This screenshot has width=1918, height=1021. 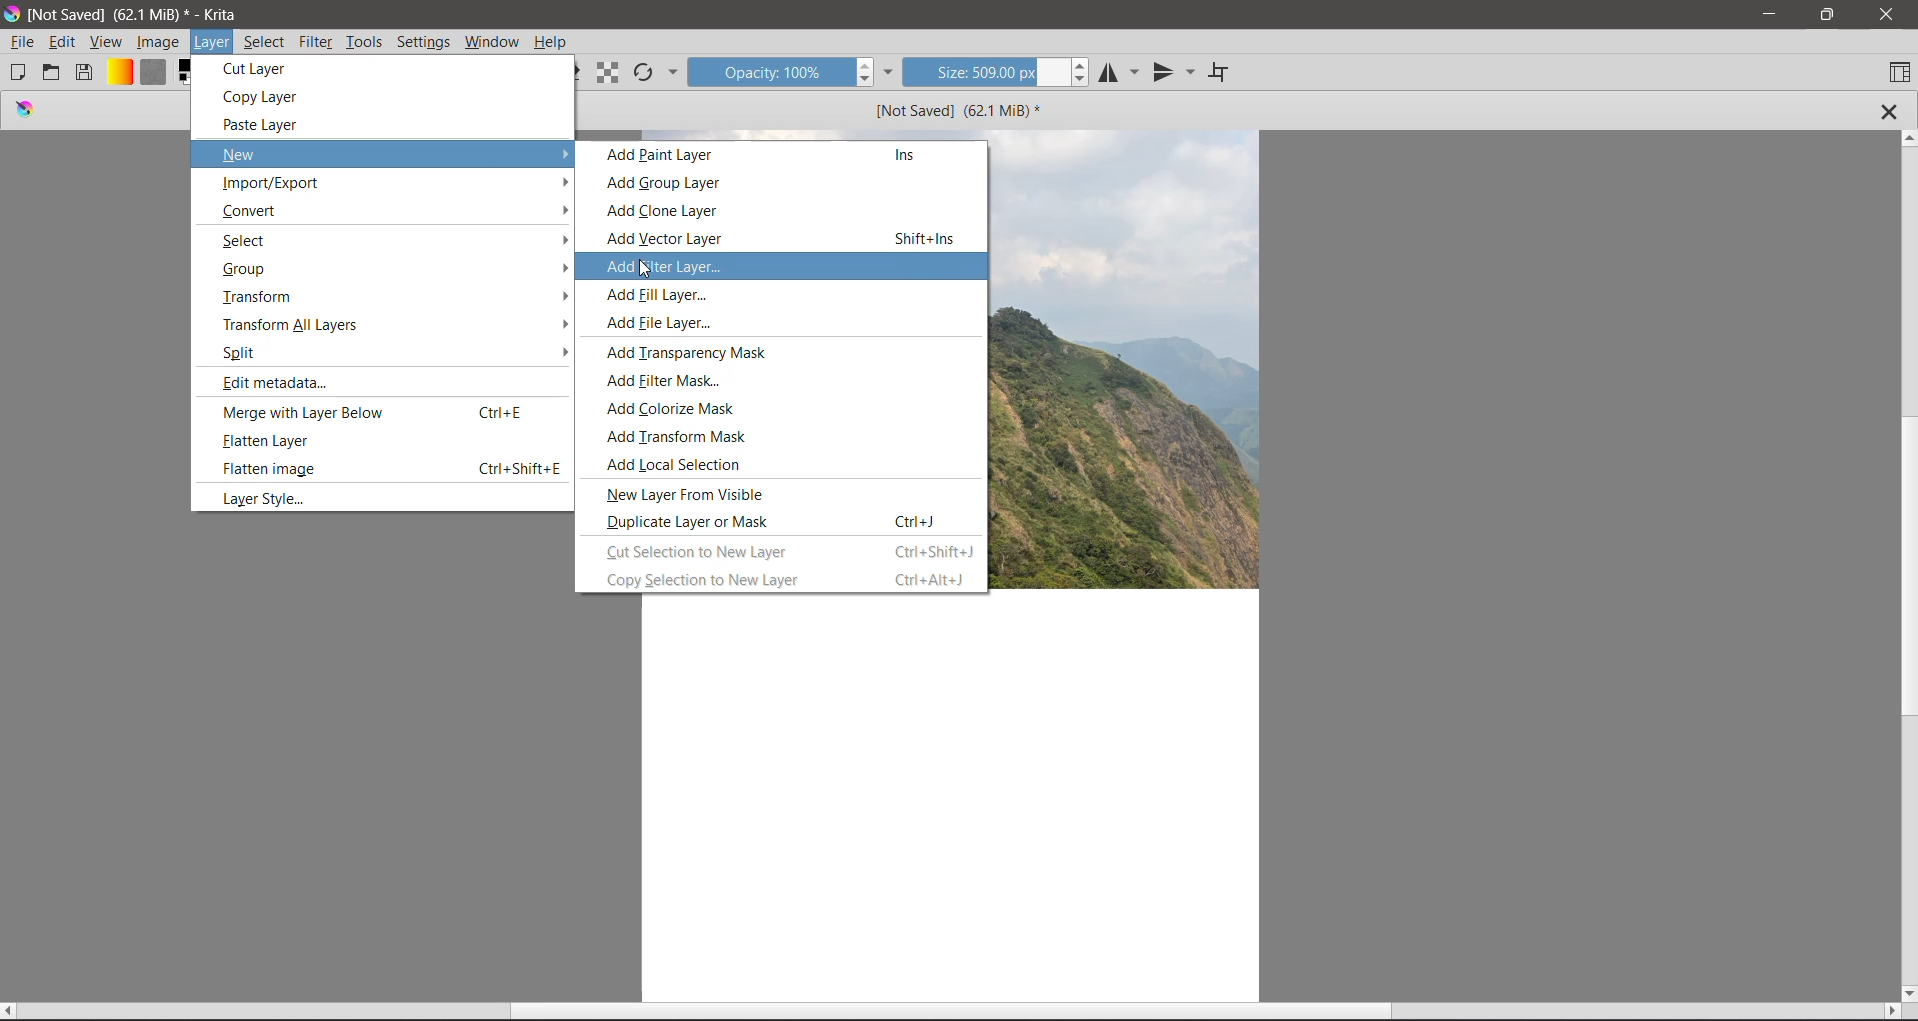 I want to click on Preserve Alpha, so click(x=607, y=72).